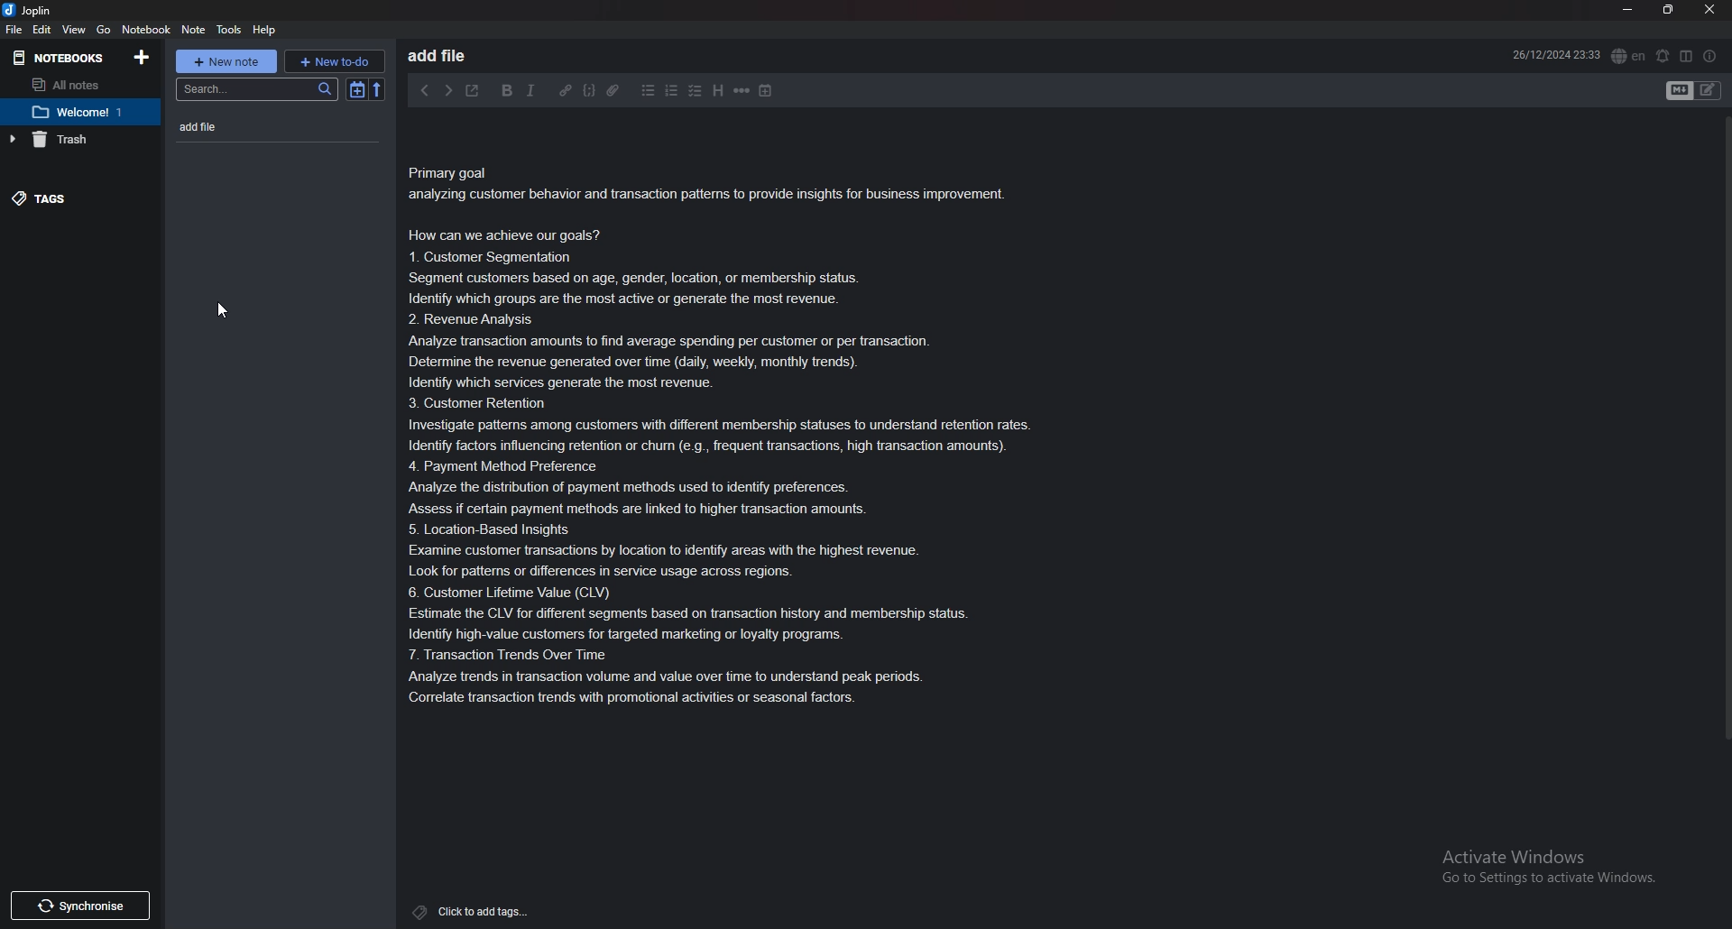 This screenshot has width=1732, height=929. What do you see at coordinates (378, 89) in the screenshot?
I see `Reverse sort order` at bounding box center [378, 89].